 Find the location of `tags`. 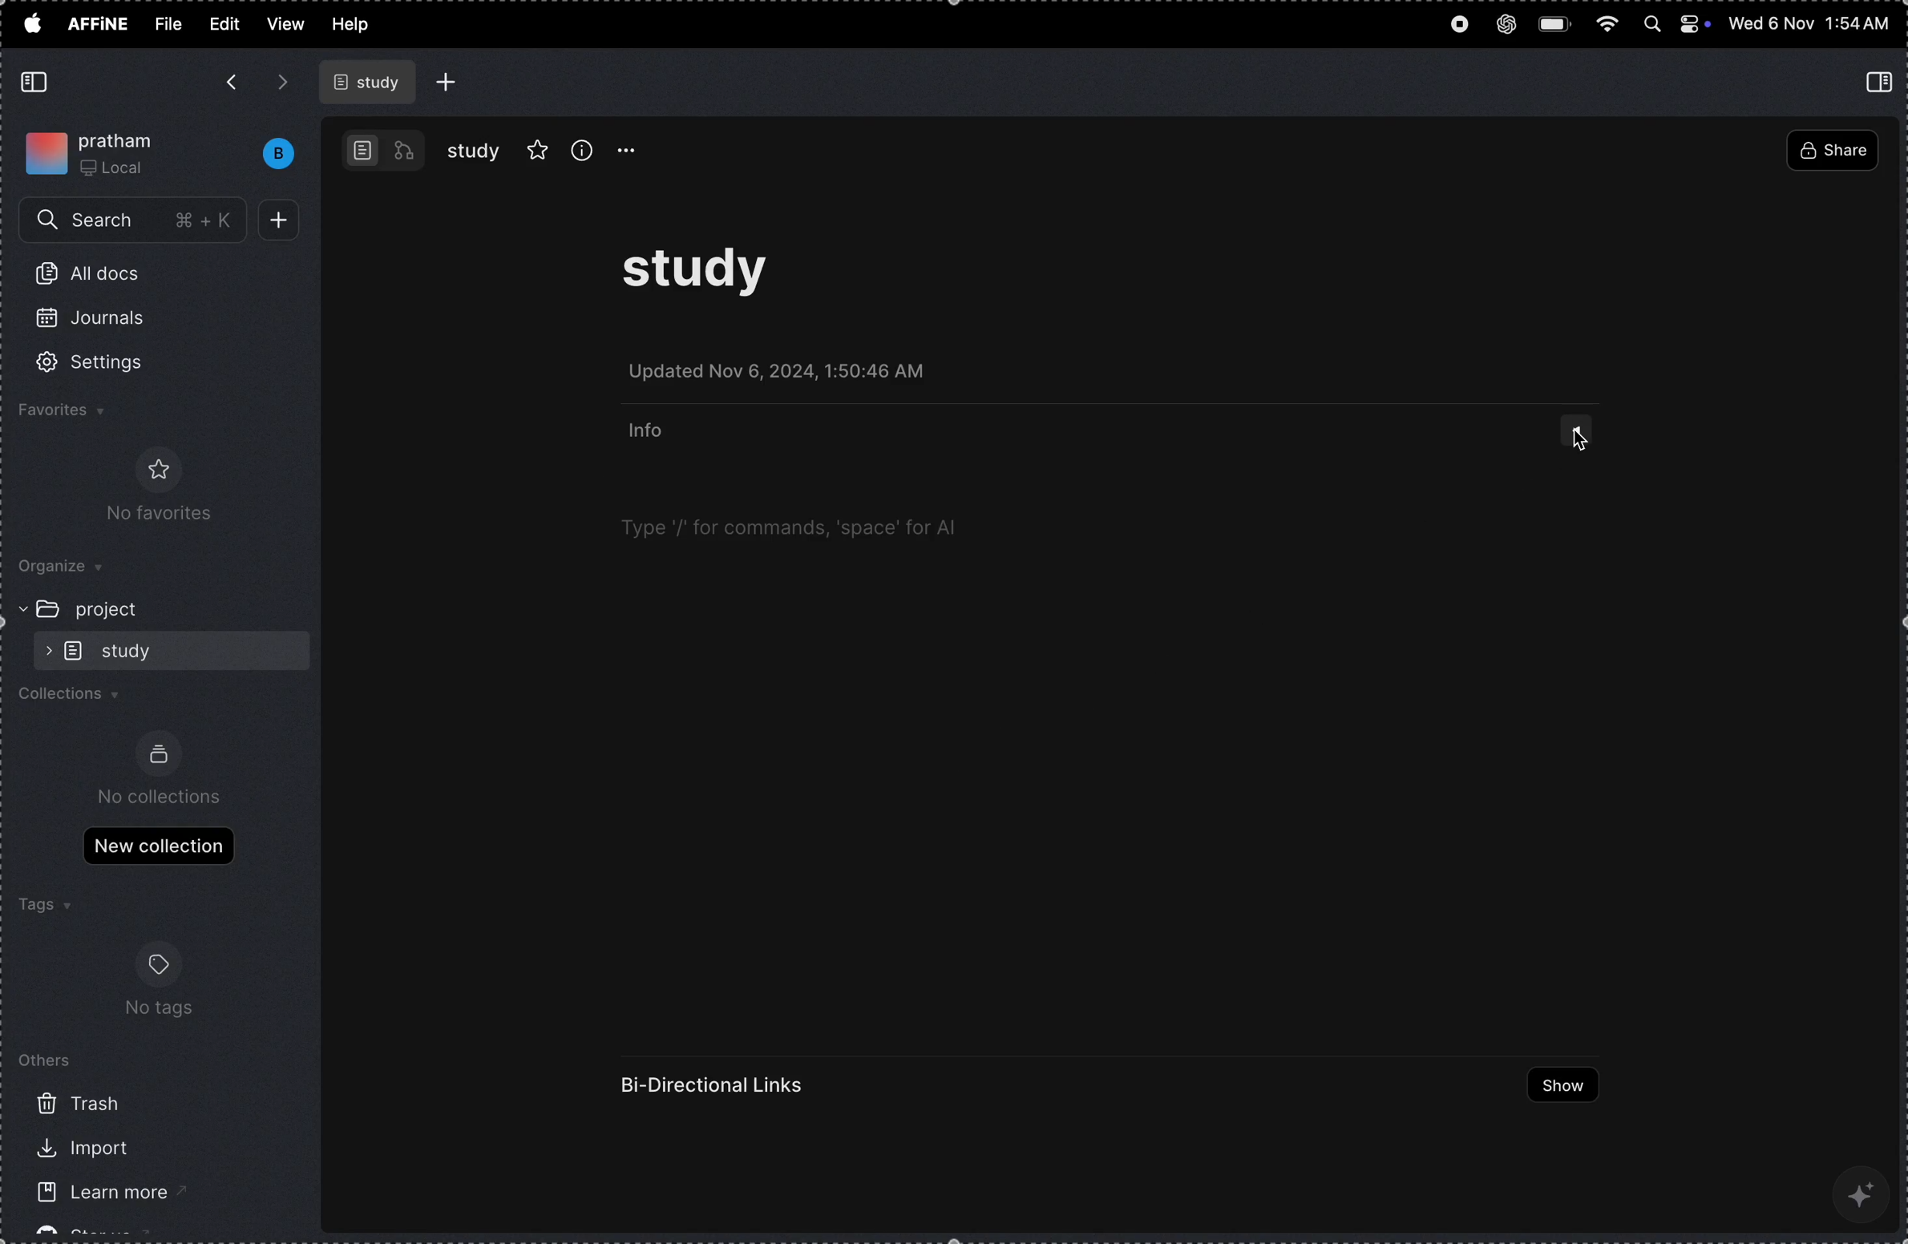

tags is located at coordinates (42, 907).